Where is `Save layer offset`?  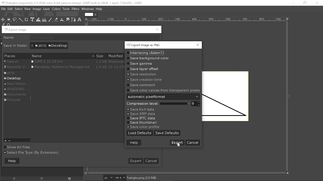
Save layer offset is located at coordinates (146, 69).